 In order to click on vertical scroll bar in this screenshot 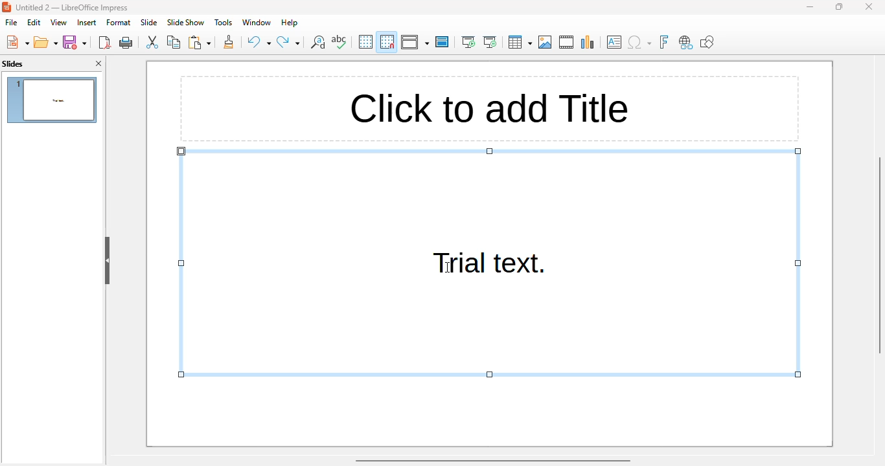, I will do `click(879, 254)`.